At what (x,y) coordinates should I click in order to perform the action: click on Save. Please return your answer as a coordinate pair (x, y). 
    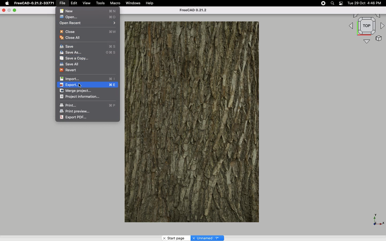
    Looking at the image, I should click on (88, 47).